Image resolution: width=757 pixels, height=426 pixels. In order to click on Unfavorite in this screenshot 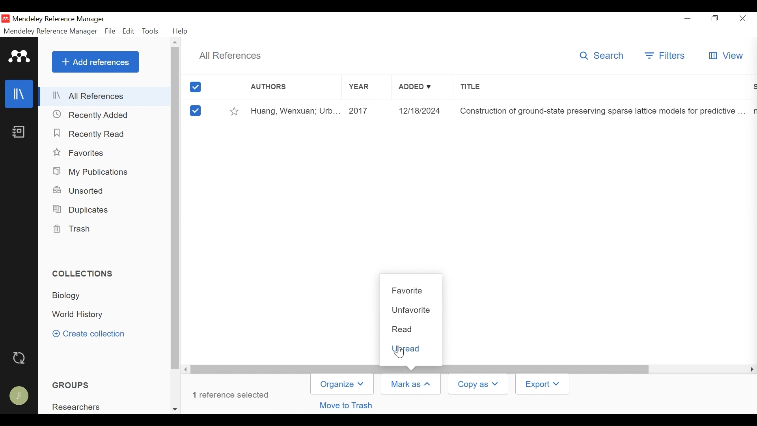, I will do `click(412, 311)`.